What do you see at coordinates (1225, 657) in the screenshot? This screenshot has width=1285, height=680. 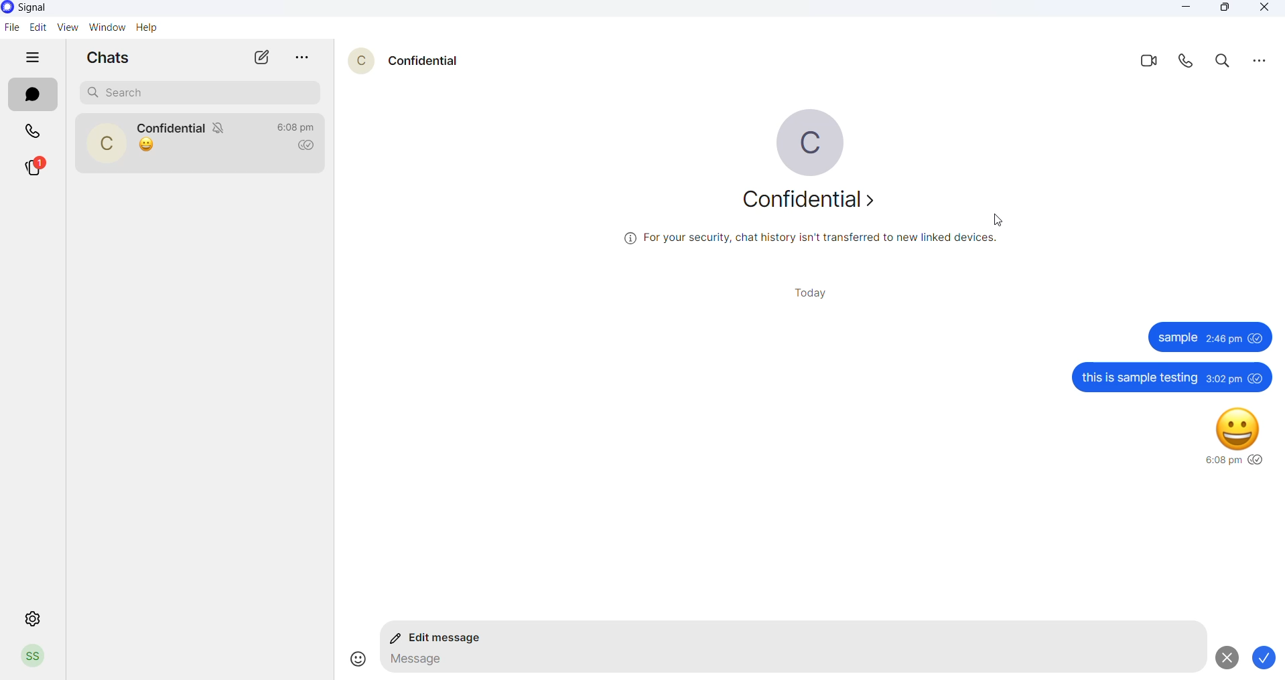 I see `cancel edit` at bounding box center [1225, 657].